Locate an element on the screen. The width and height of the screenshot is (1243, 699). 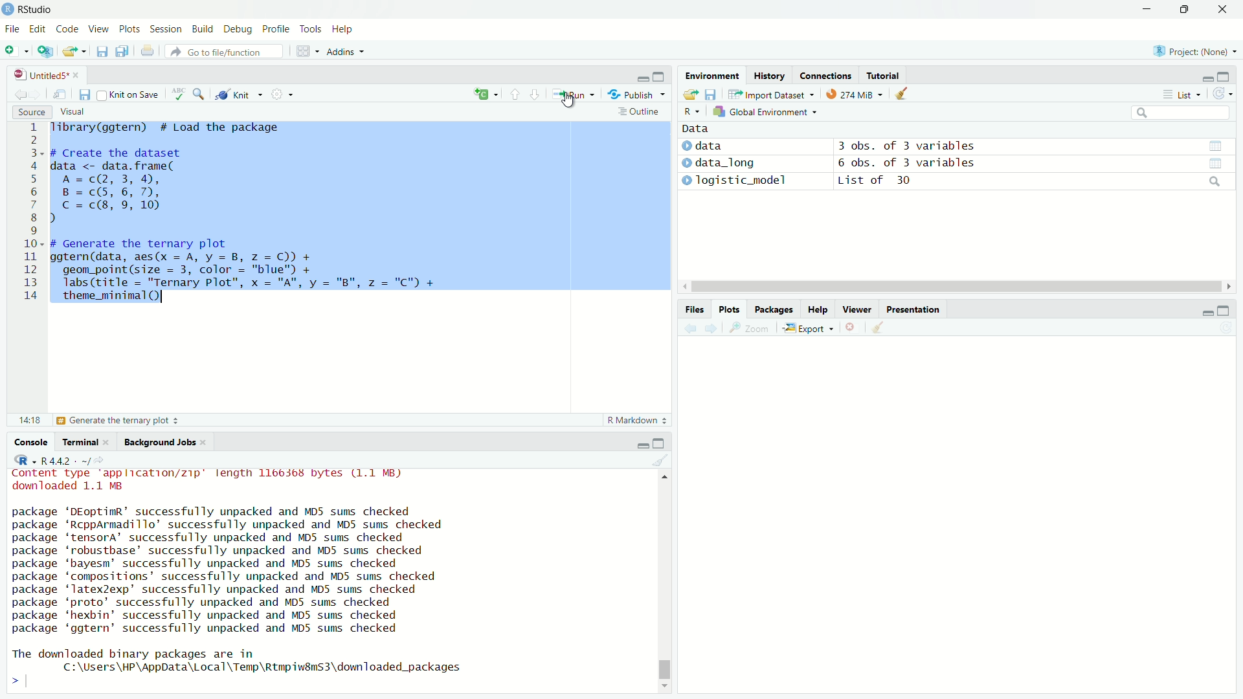
maximise is located at coordinates (1223, 311).